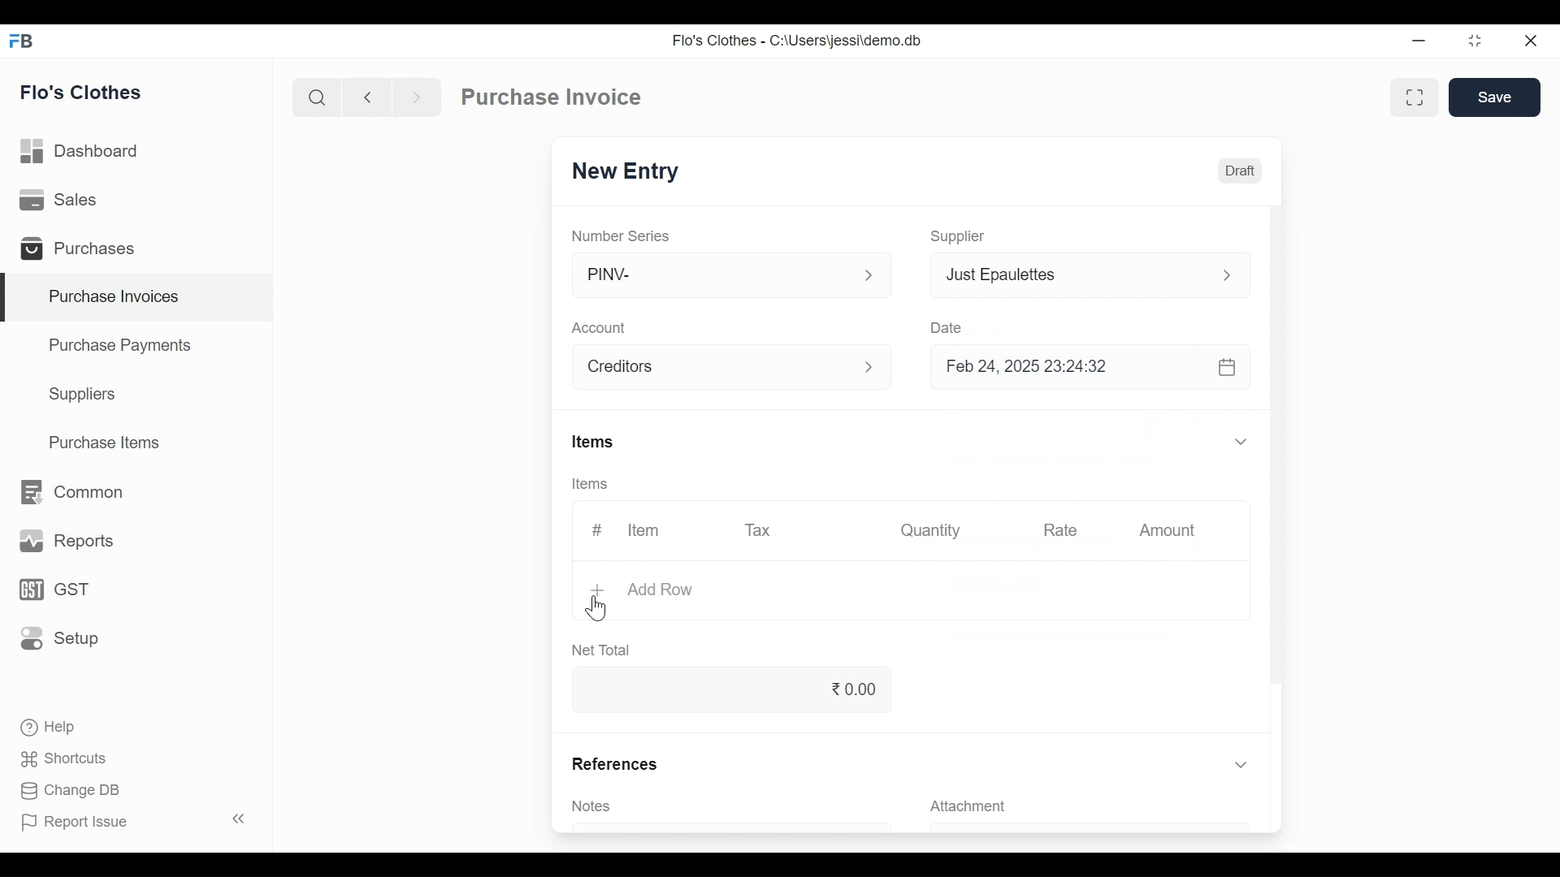 This screenshot has height=877, width=1560. What do you see at coordinates (875, 369) in the screenshot?
I see `Expand` at bounding box center [875, 369].